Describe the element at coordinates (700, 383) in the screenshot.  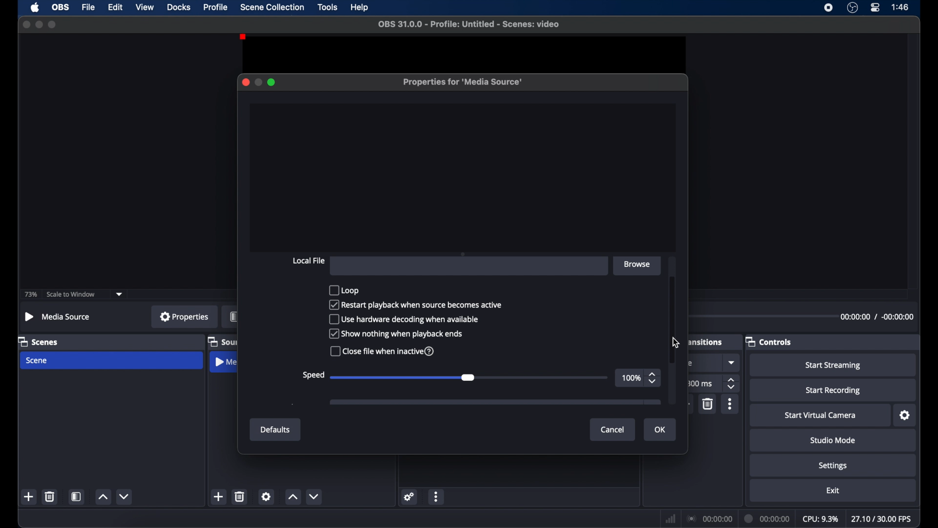
I see `300 ms` at that location.